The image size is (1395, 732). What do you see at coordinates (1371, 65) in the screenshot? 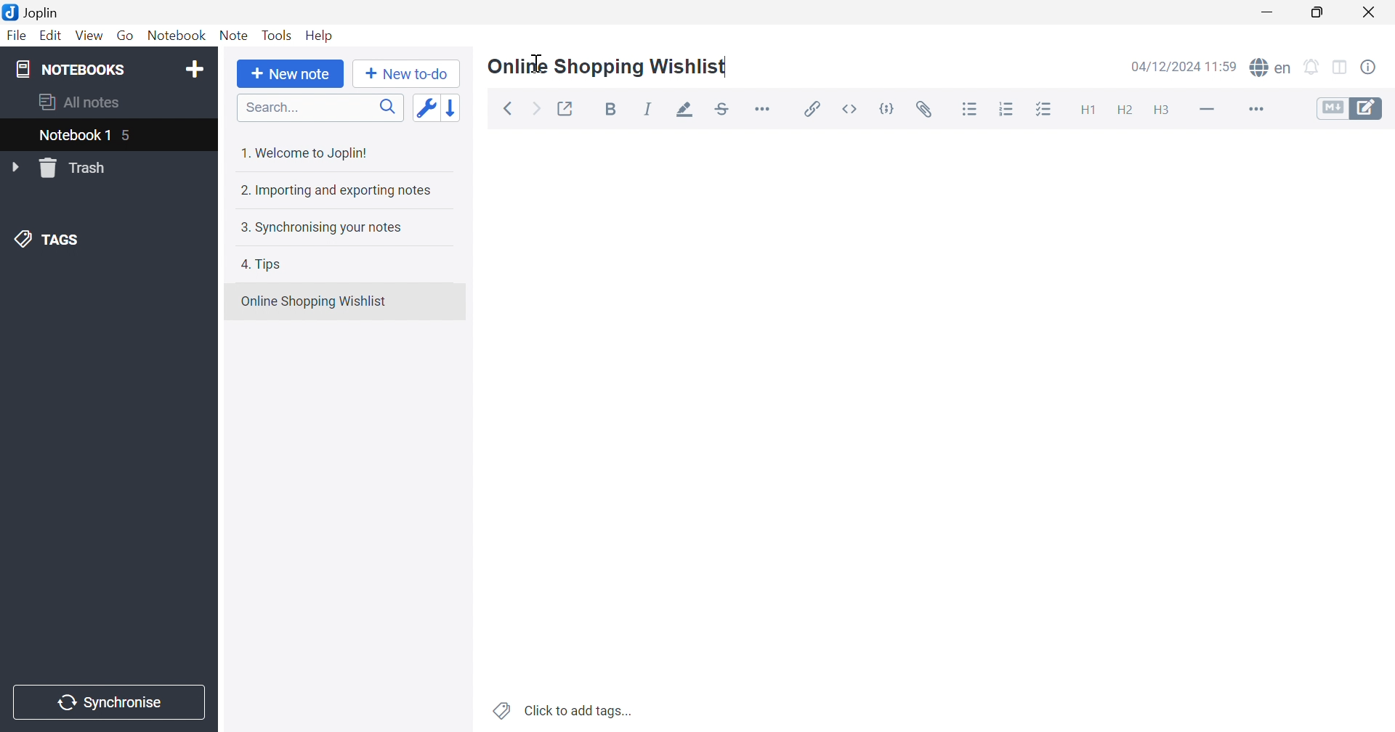
I see `Note properties` at bounding box center [1371, 65].